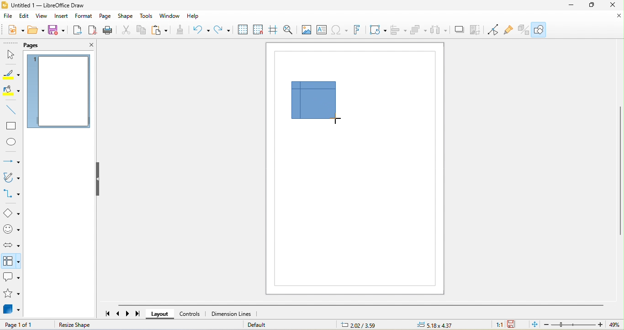  Describe the element at coordinates (13, 310) in the screenshot. I see `3d object` at that location.